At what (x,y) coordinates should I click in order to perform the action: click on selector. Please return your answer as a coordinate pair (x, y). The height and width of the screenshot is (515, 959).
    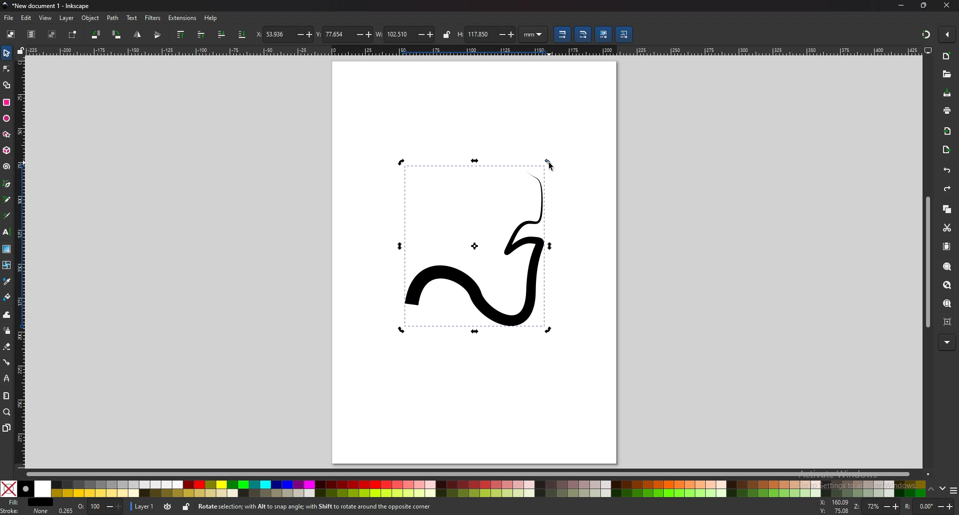
    Looking at the image, I should click on (7, 52).